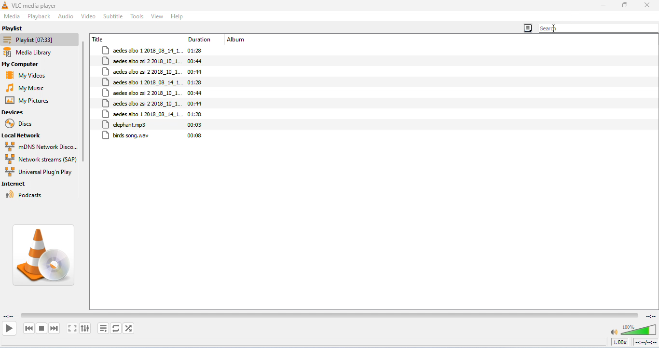  What do you see at coordinates (13, 16) in the screenshot?
I see `` at bounding box center [13, 16].